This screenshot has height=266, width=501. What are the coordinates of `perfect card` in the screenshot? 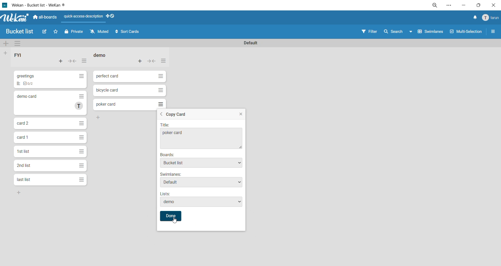 It's located at (108, 76).